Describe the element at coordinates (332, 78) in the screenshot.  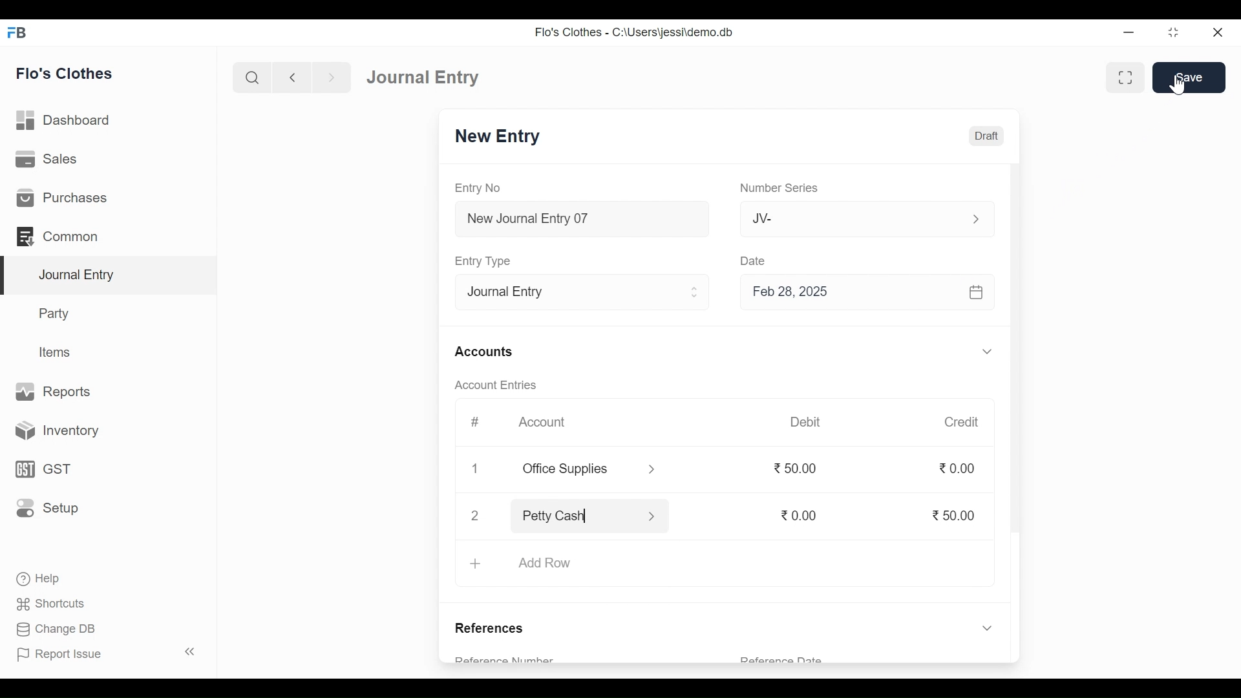
I see `Navigate Forward` at that location.